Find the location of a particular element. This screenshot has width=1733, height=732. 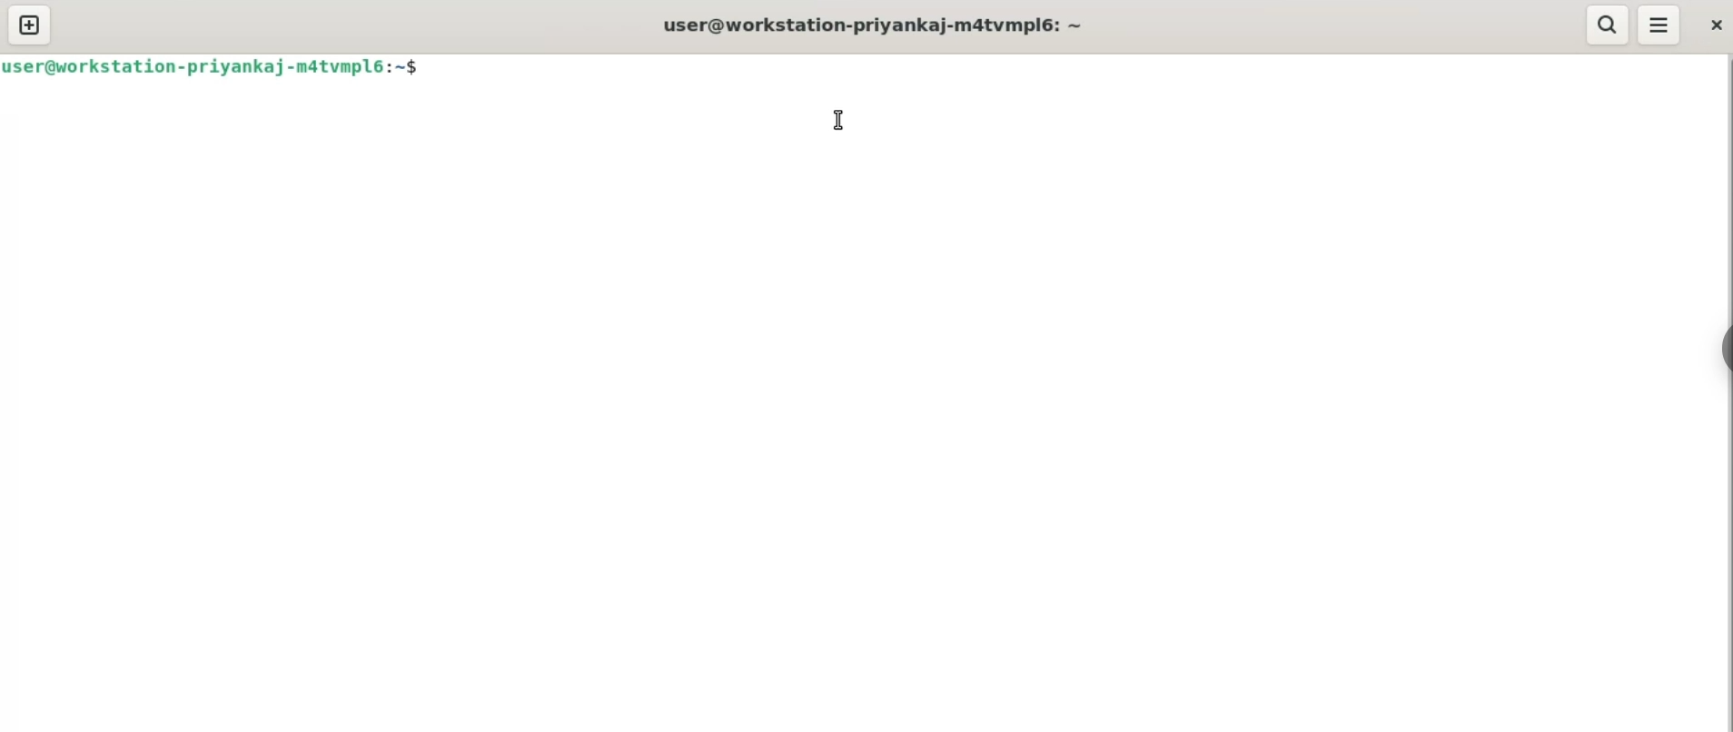

menu is located at coordinates (1658, 25).